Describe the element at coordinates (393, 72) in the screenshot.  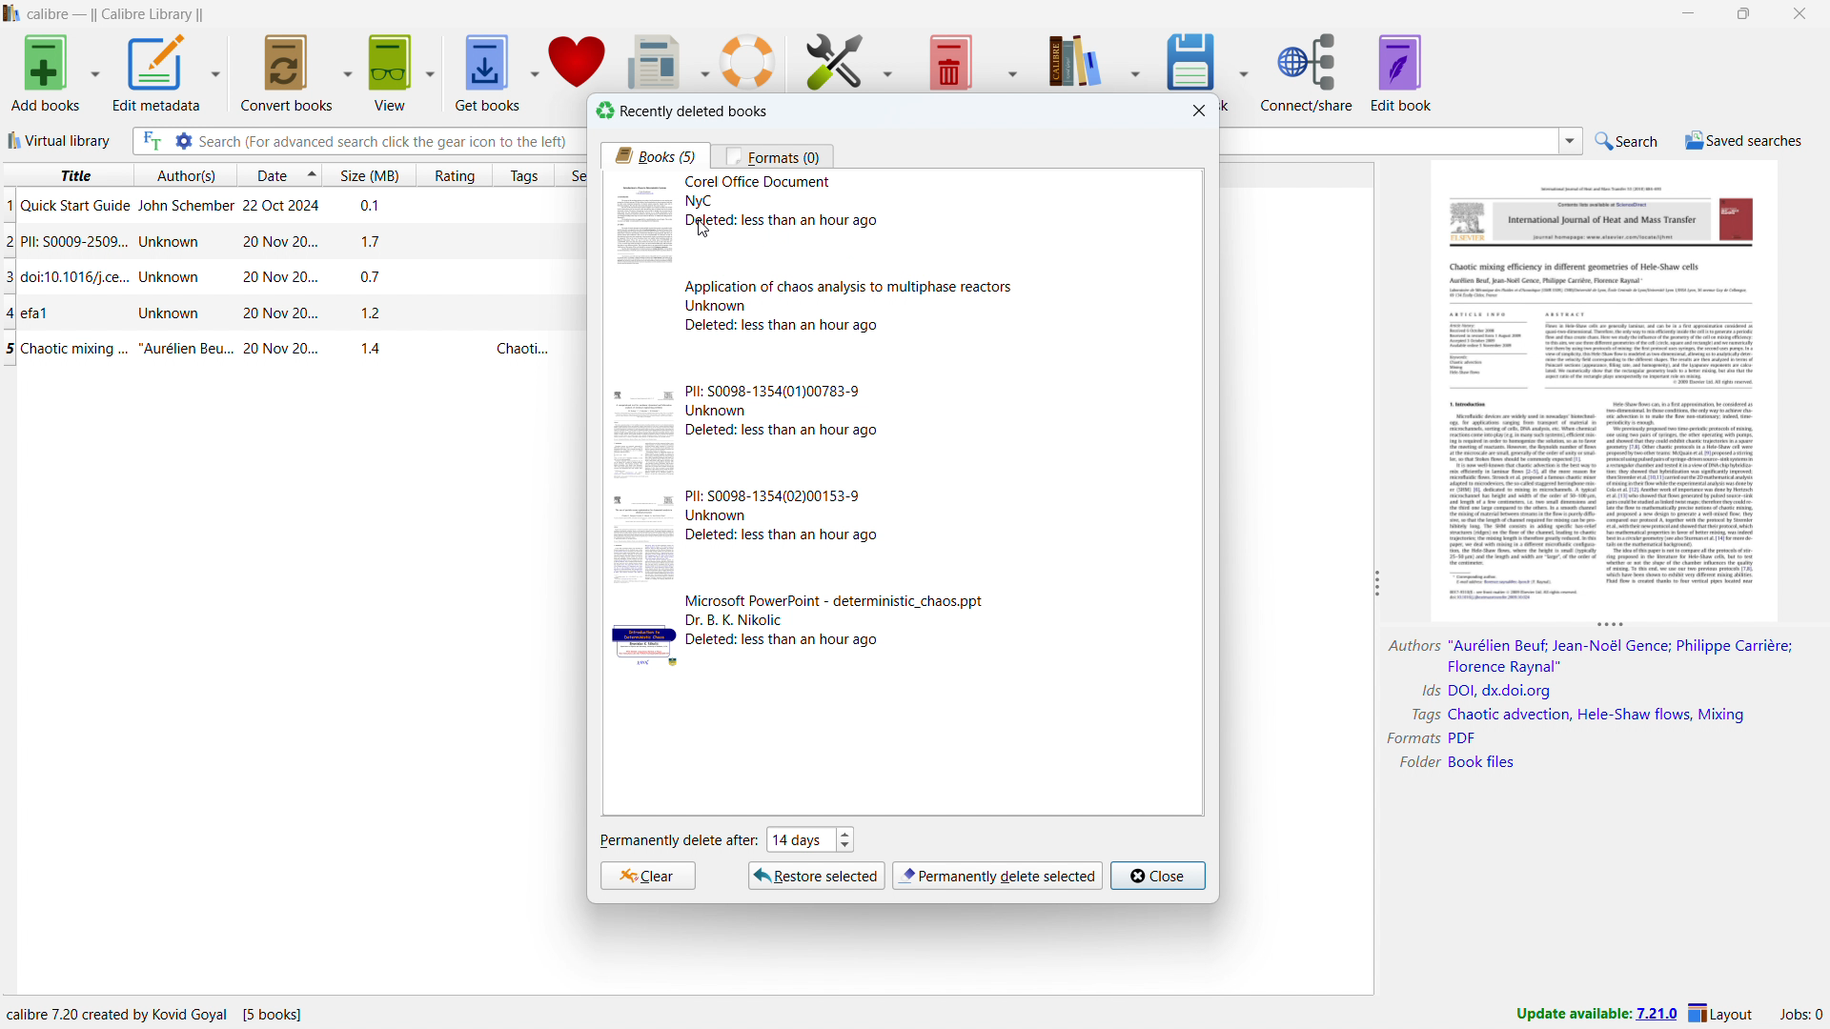
I see `view` at that location.